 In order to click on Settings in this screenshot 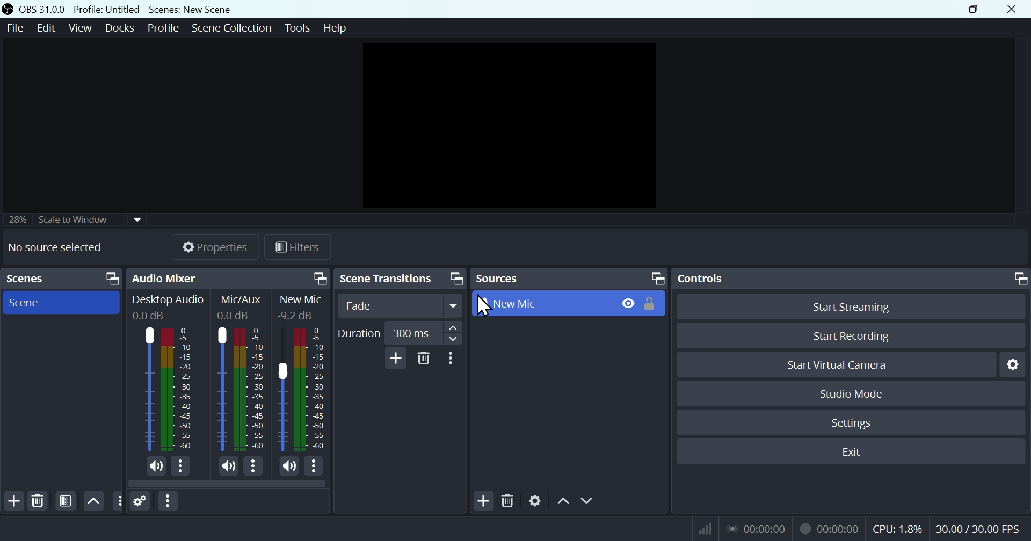, I will do `click(856, 426)`.